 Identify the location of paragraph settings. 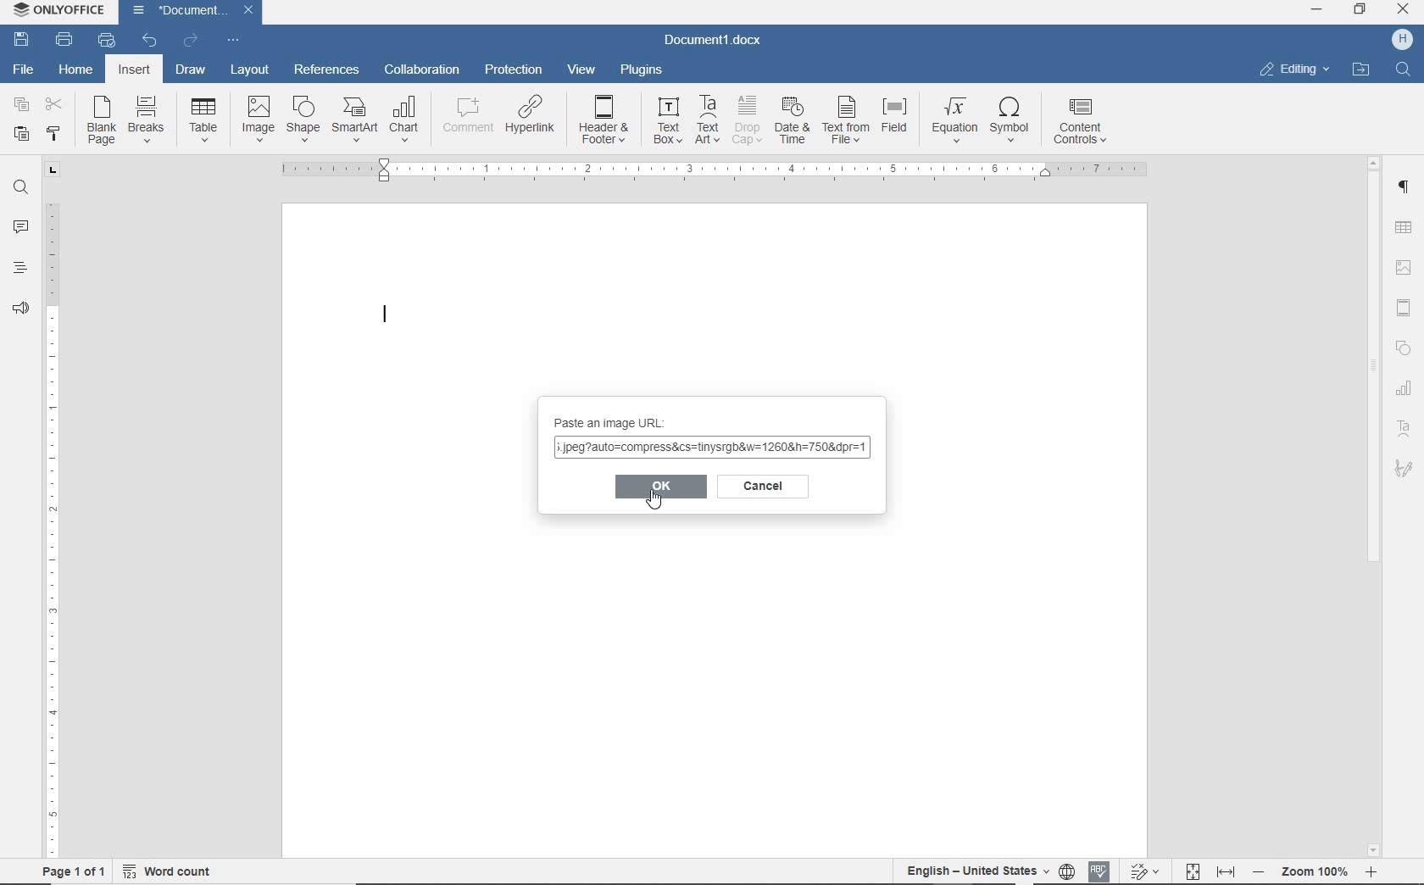
(1406, 189).